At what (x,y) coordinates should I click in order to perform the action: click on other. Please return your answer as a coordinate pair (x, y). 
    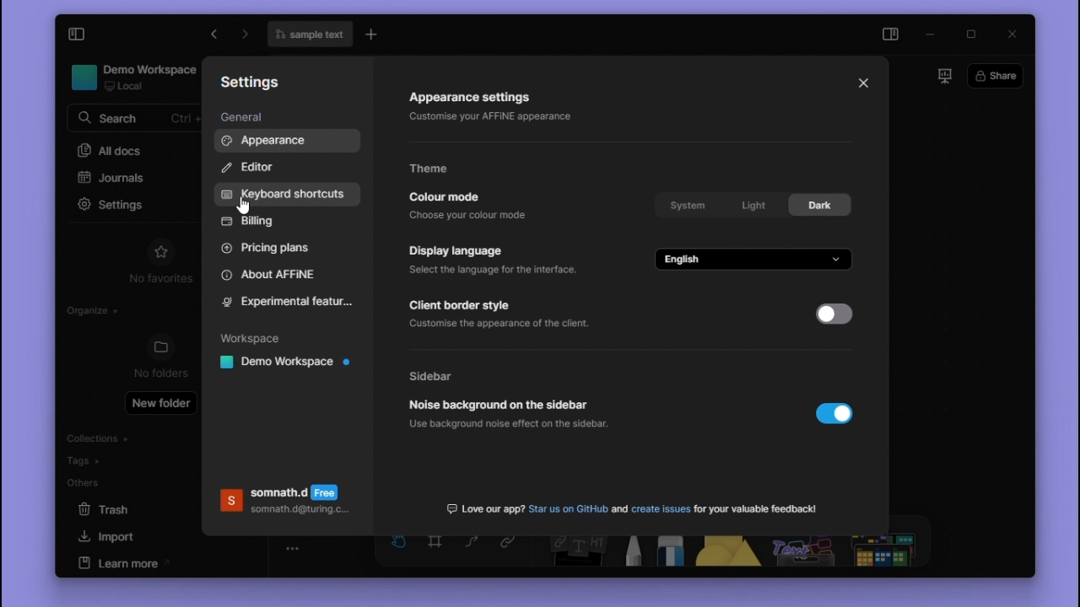
    Looking at the image, I should click on (801, 553).